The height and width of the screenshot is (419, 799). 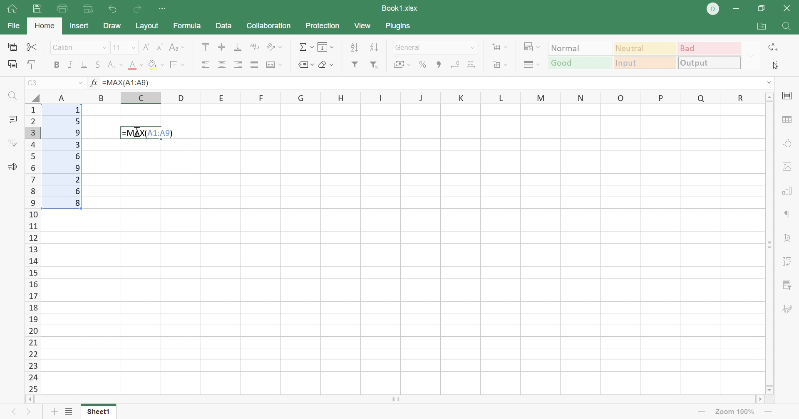 I want to click on Insert, so click(x=79, y=26).